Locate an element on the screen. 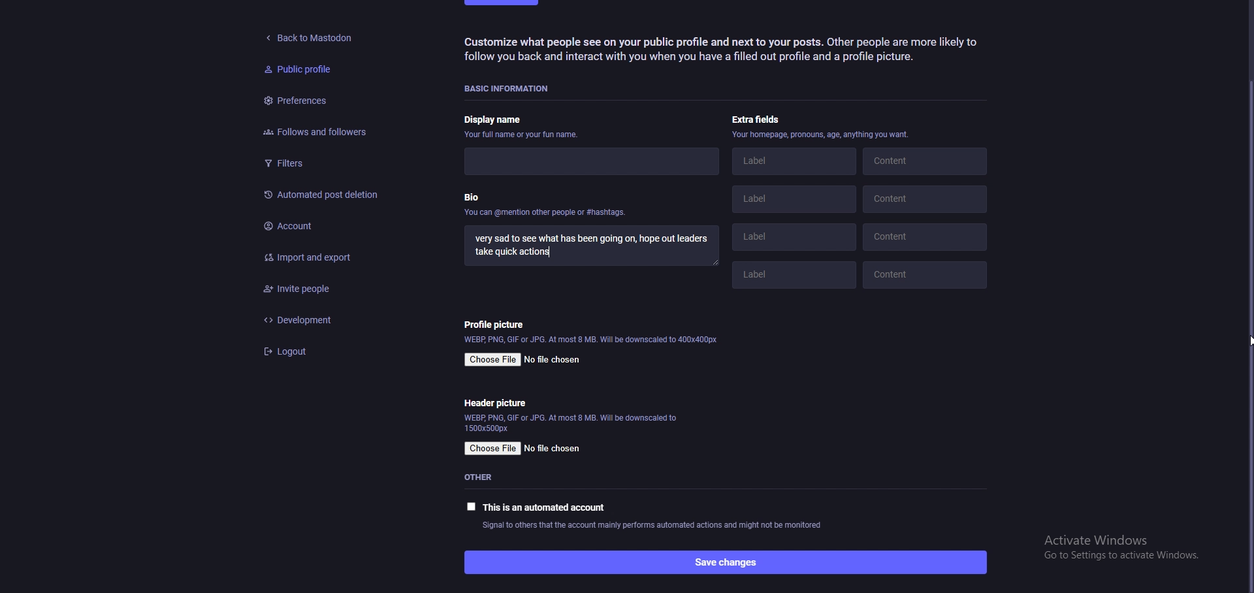  basic information is located at coordinates (513, 87).